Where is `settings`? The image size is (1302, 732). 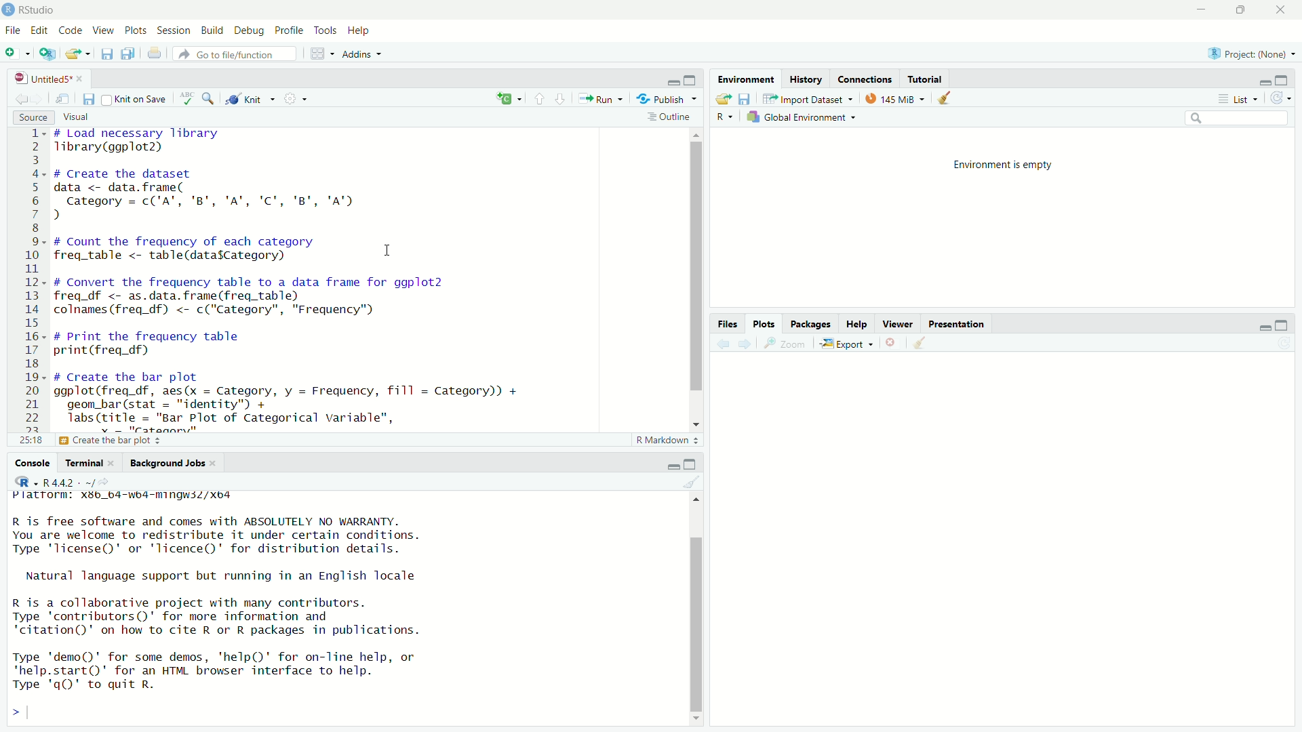
settings is located at coordinates (294, 98).